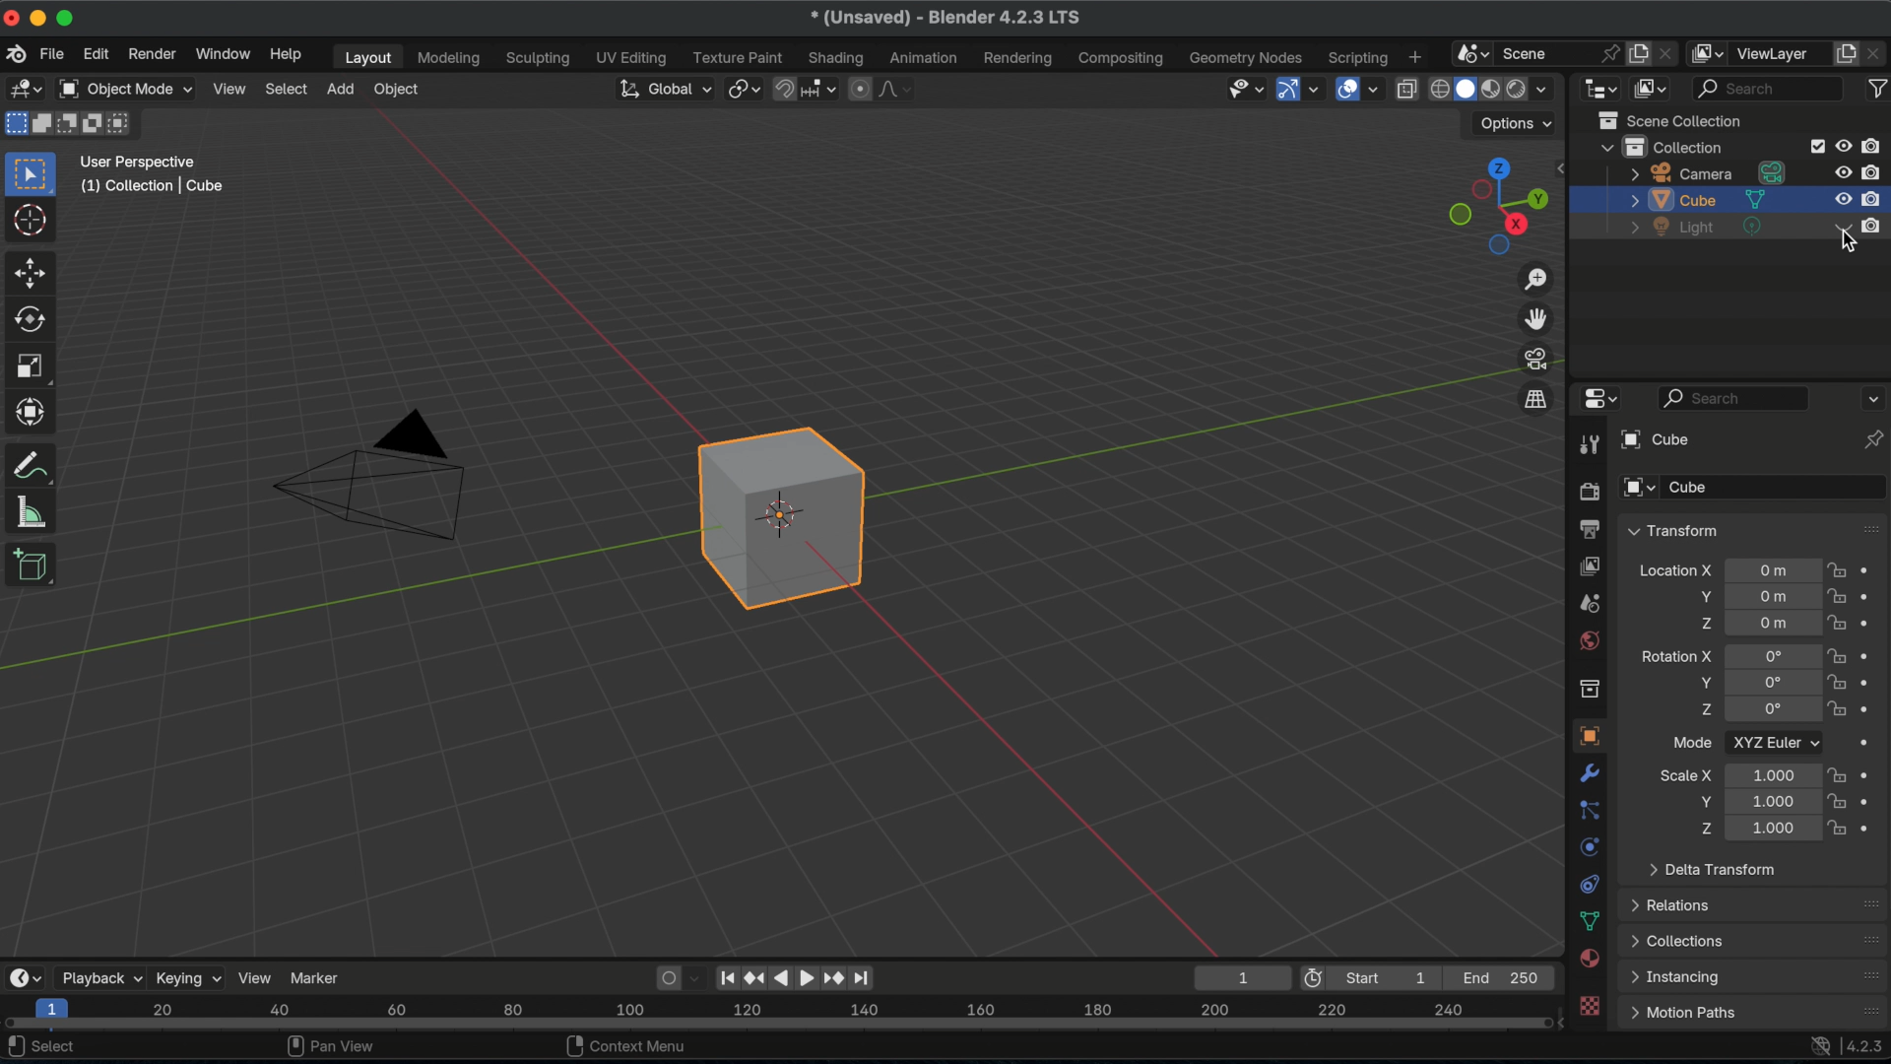 The height and width of the screenshot is (1064, 1891). What do you see at coordinates (1769, 802) in the screenshot?
I see `location scale` at bounding box center [1769, 802].